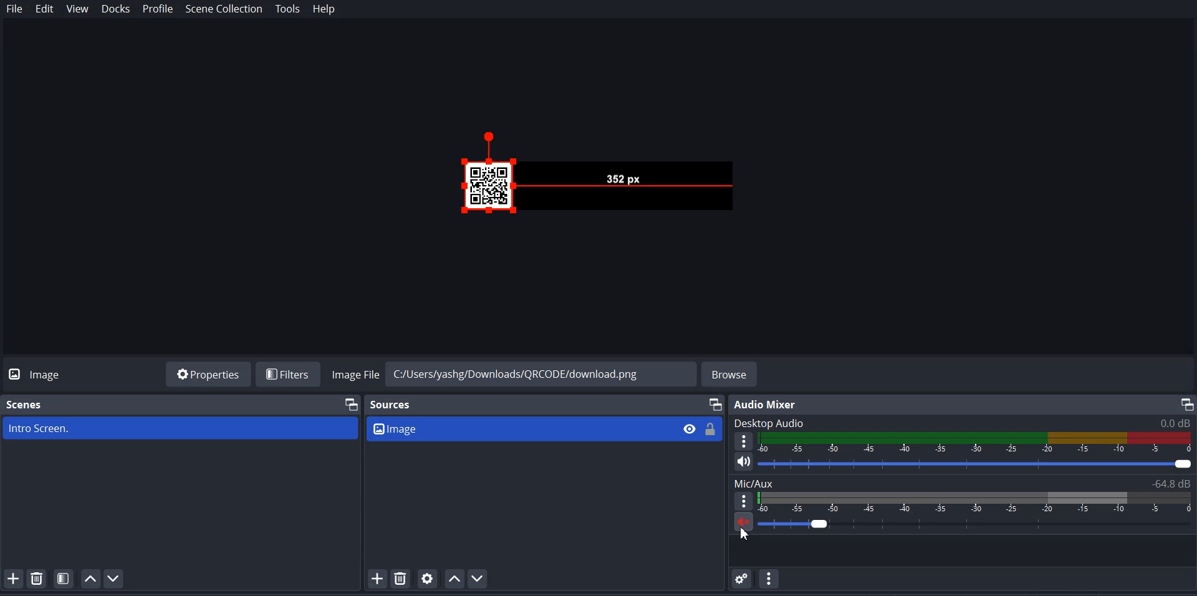 This screenshot has height=596, width=1197. I want to click on Move scene Down, so click(114, 578).